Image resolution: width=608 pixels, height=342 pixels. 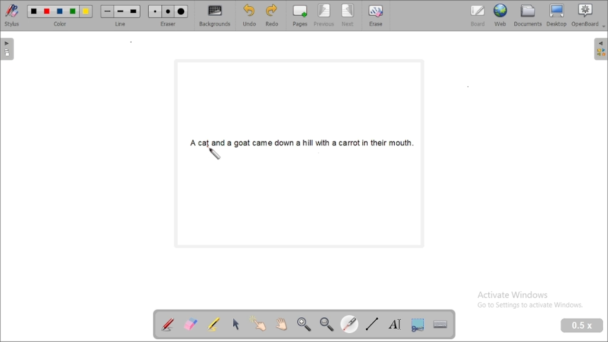 What do you see at coordinates (376, 15) in the screenshot?
I see `erase` at bounding box center [376, 15].